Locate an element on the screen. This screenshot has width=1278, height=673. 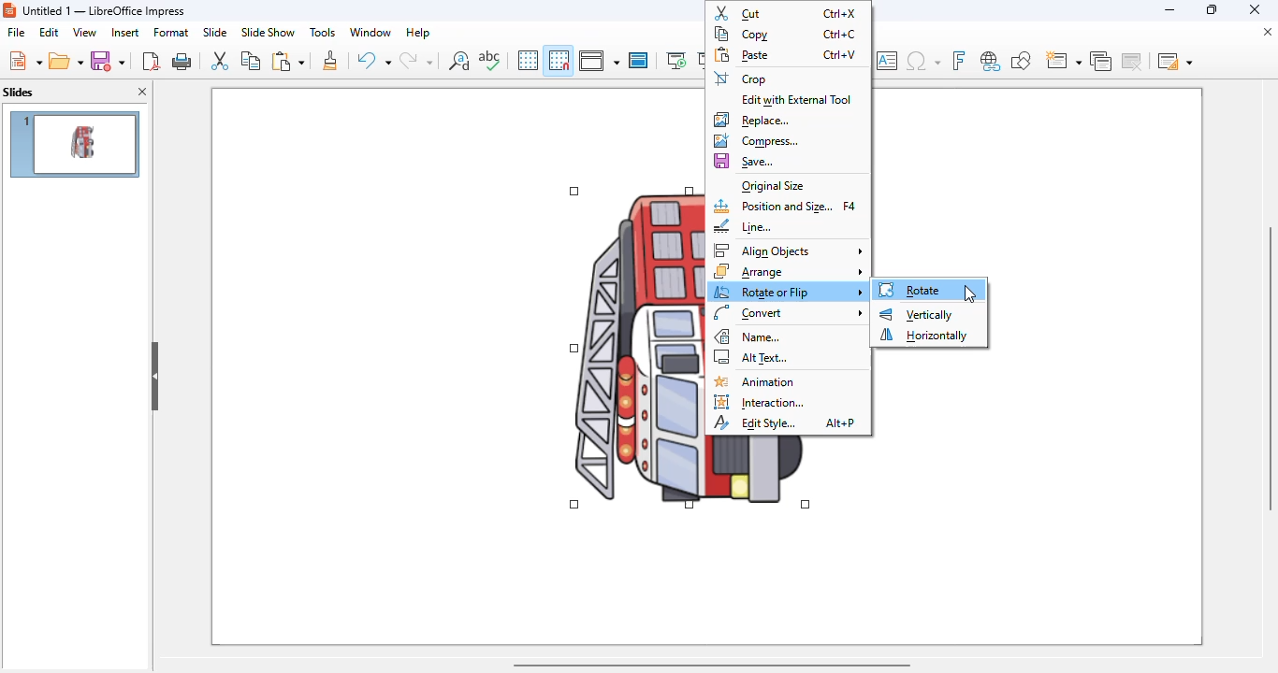
file is located at coordinates (17, 32).